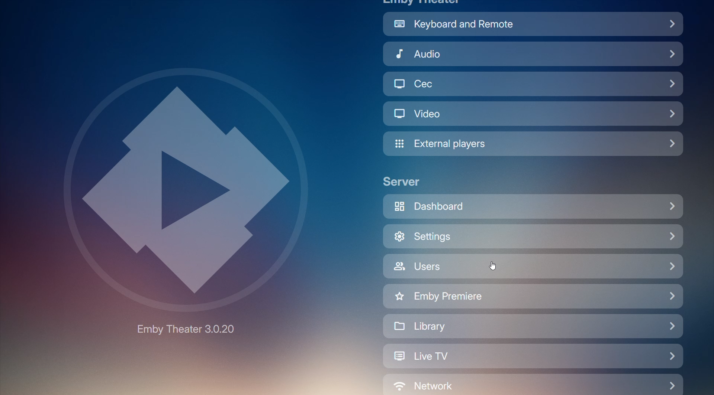  Describe the element at coordinates (532, 206) in the screenshot. I see `Dashboard` at that location.